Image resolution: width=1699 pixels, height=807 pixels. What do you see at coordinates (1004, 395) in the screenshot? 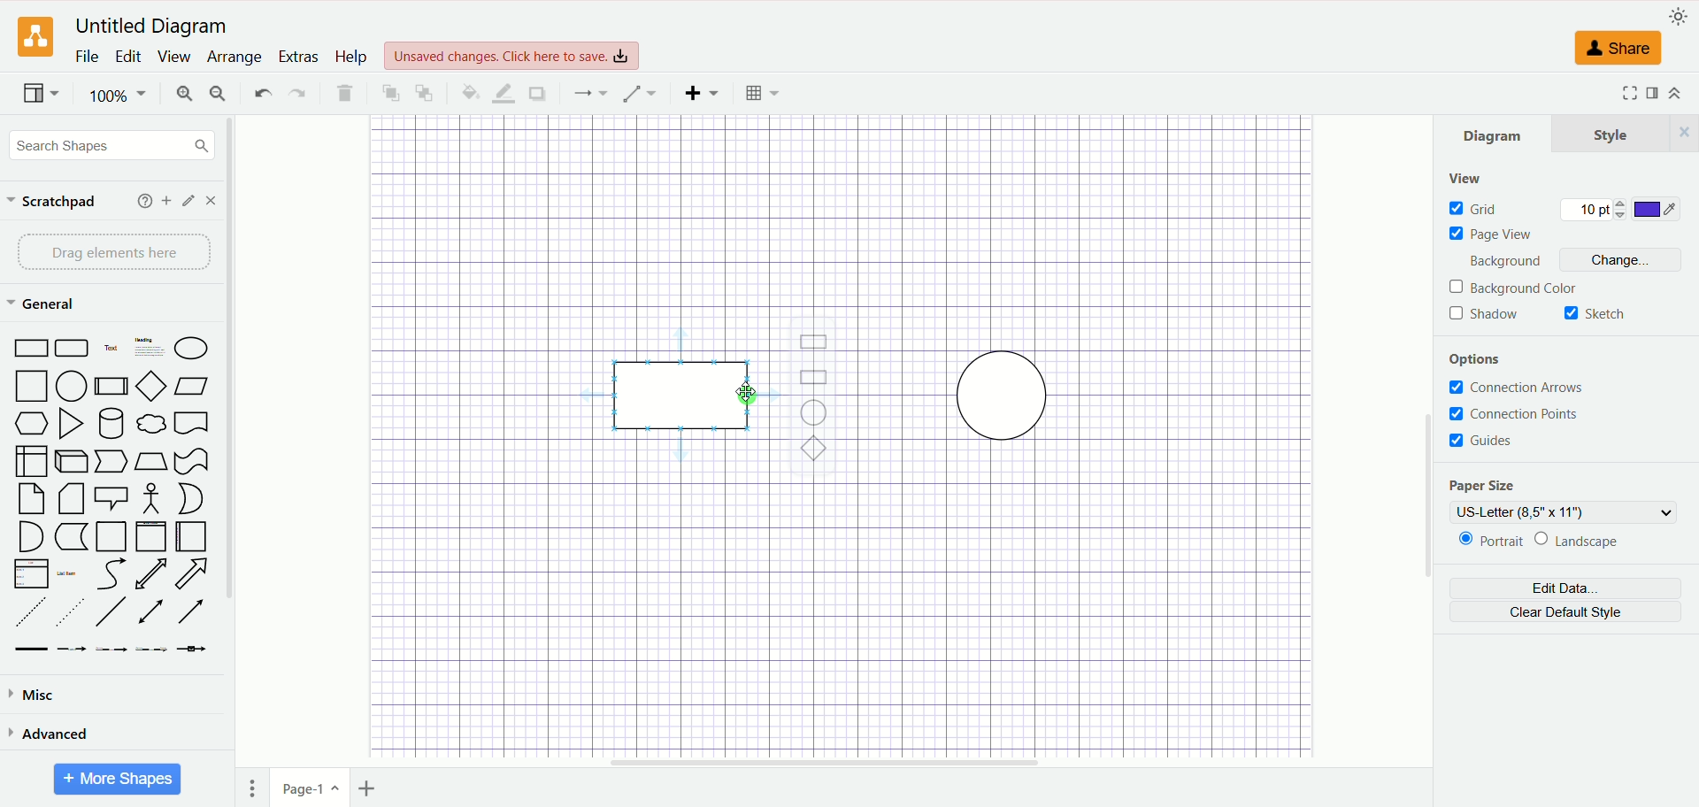
I see `circle` at bounding box center [1004, 395].